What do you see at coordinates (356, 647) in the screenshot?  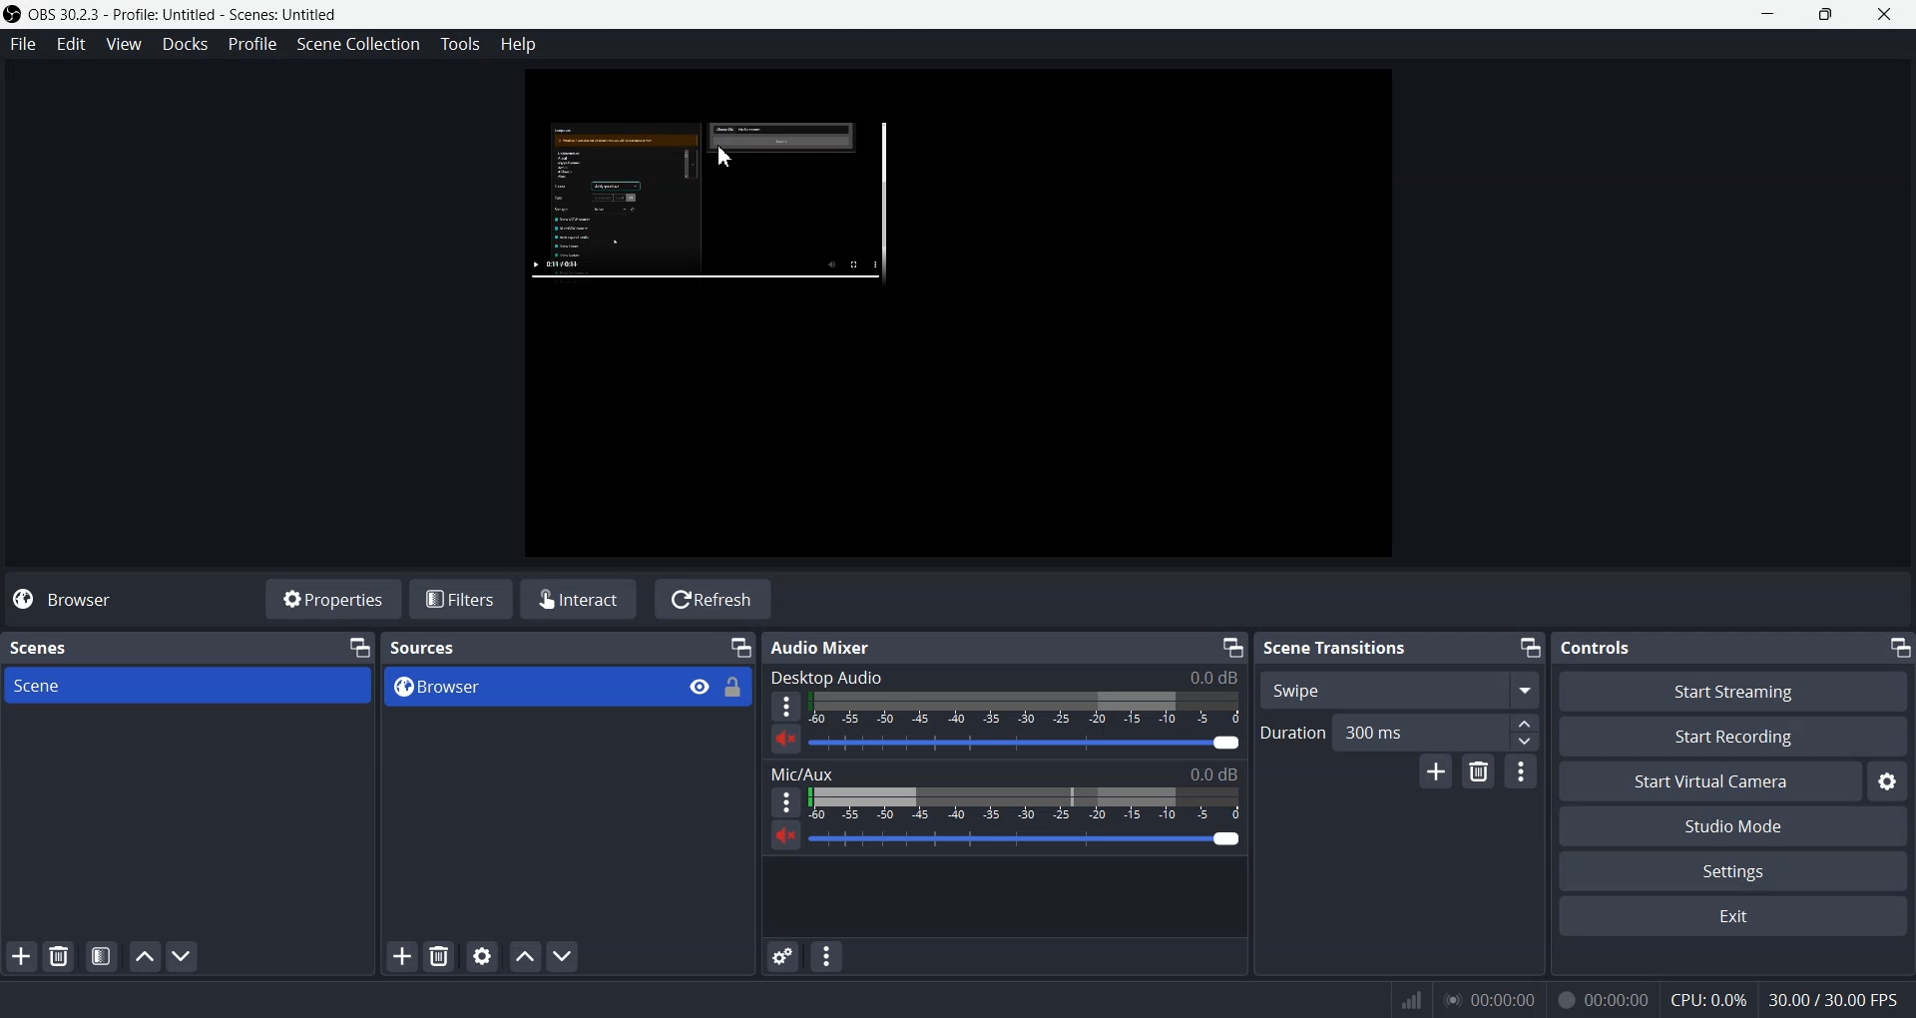 I see `Minimize` at bounding box center [356, 647].